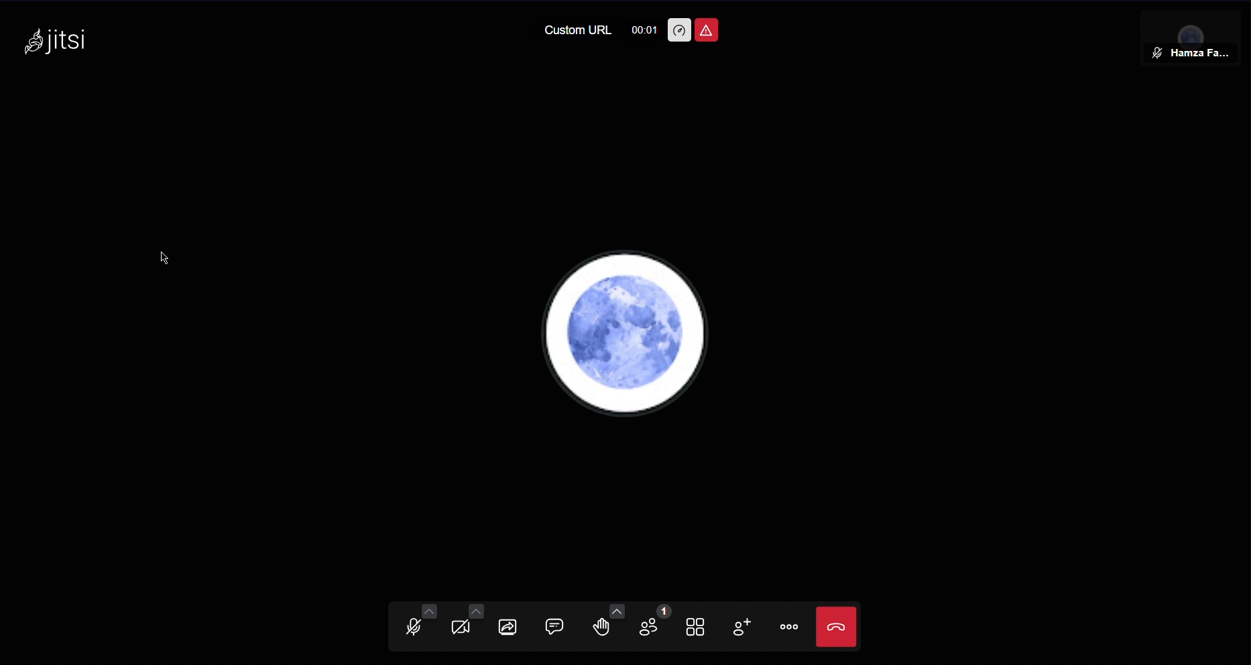  I want to click on Tile View, so click(702, 628).